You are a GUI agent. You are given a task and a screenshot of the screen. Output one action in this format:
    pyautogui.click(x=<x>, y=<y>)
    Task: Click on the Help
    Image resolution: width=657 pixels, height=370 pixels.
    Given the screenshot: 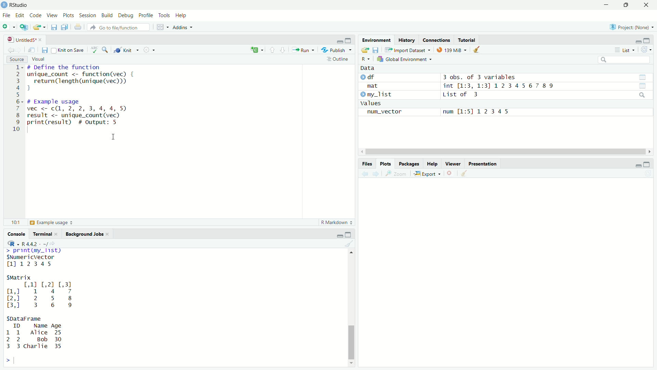 What is the action you would take?
    pyautogui.click(x=182, y=16)
    